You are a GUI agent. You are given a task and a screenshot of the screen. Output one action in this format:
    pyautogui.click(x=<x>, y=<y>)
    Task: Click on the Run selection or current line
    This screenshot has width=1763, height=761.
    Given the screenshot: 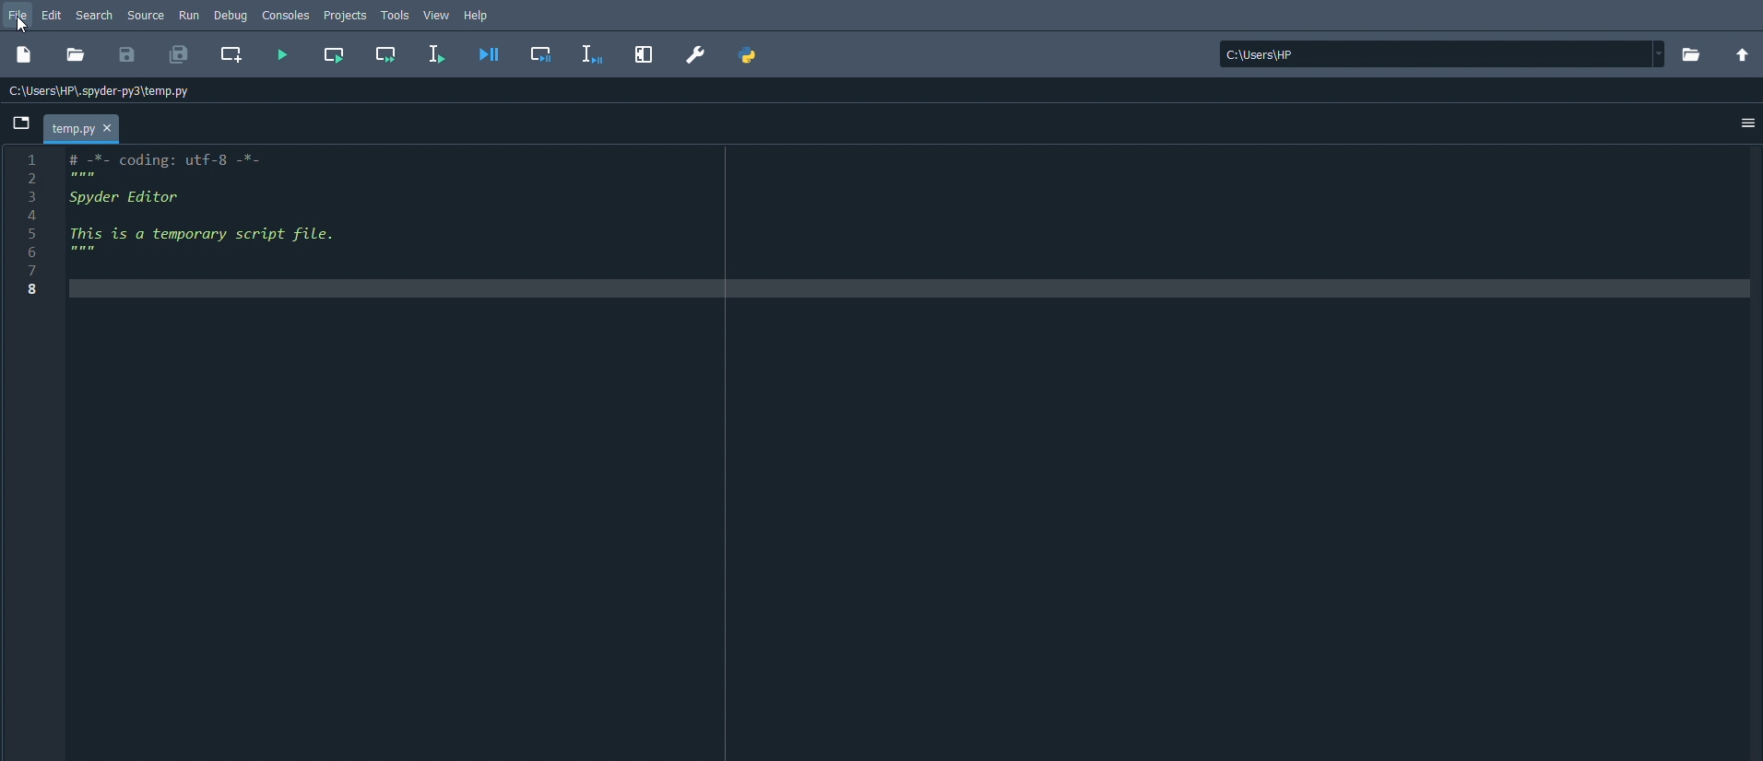 What is the action you would take?
    pyautogui.click(x=434, y=54)
    